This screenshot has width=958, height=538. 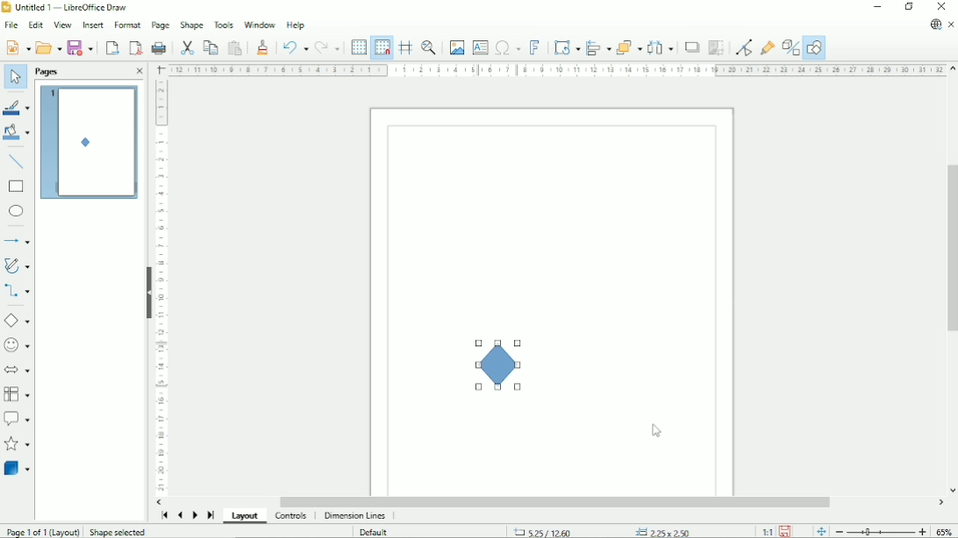 I want to click on Zoom out/in, so click(x=880, y=531).